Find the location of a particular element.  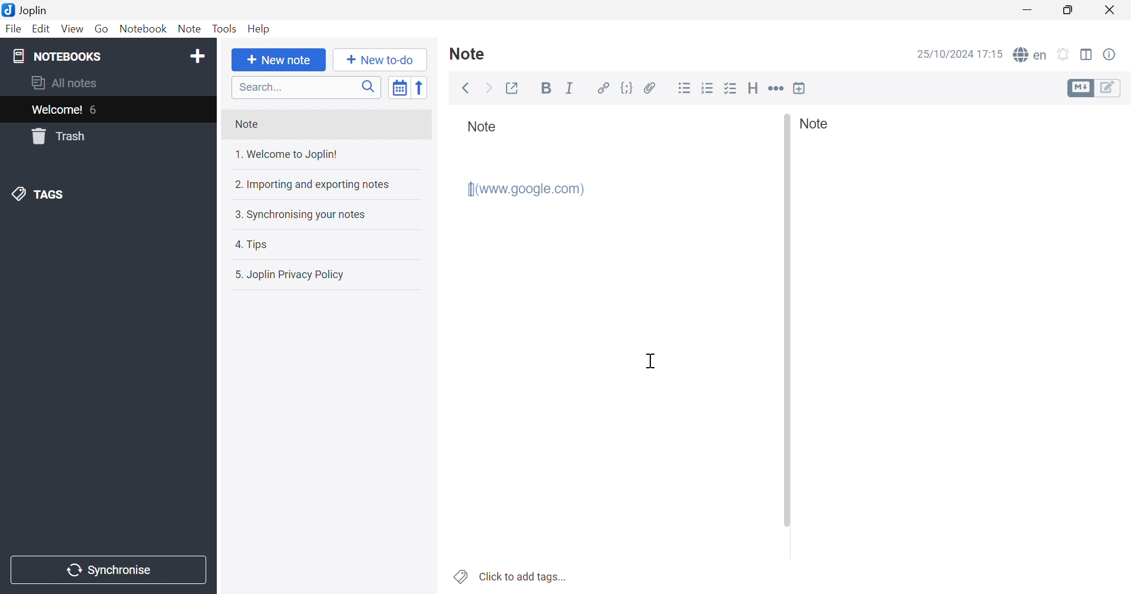

View is located at coordinates (72, 29).